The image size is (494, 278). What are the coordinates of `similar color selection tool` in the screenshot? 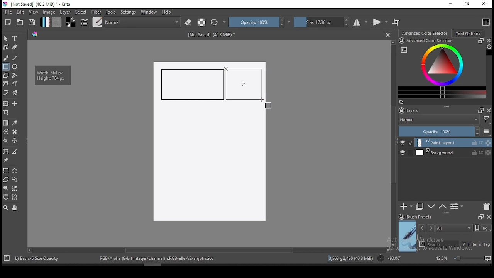 It's located at (16, 188).